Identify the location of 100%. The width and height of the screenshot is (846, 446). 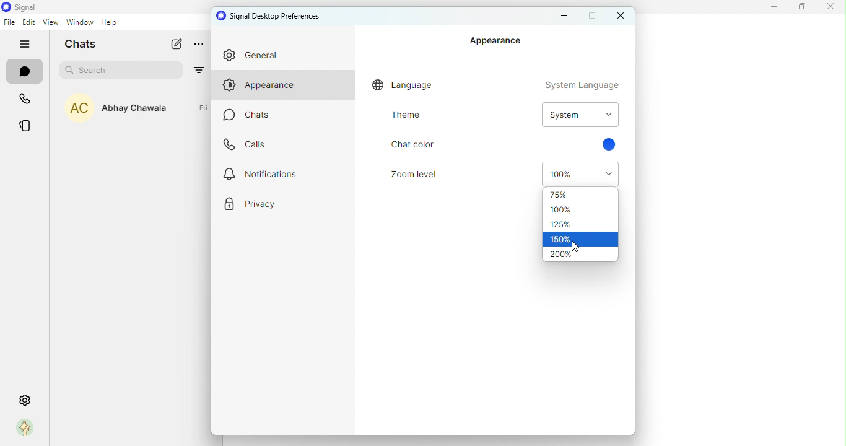
(576, 211).